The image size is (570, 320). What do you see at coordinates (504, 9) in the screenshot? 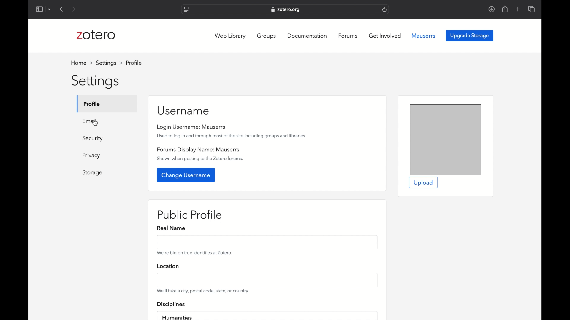
I see `share` at bounding box center [504, 9].